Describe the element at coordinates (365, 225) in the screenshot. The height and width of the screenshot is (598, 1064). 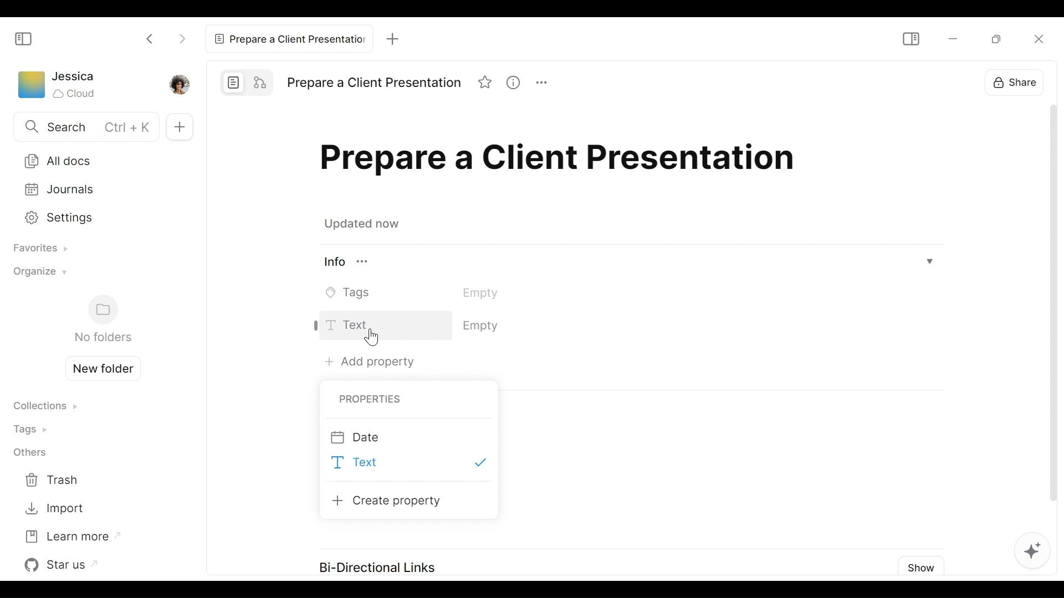
I see `Updated now` at that location.